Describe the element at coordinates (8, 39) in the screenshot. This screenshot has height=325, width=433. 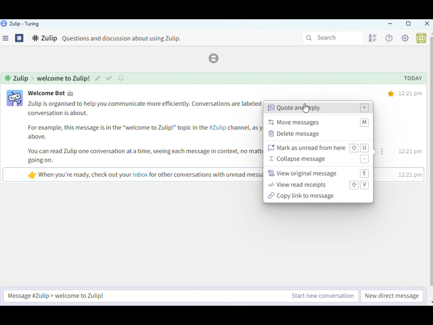
I see `Menu` at that location.